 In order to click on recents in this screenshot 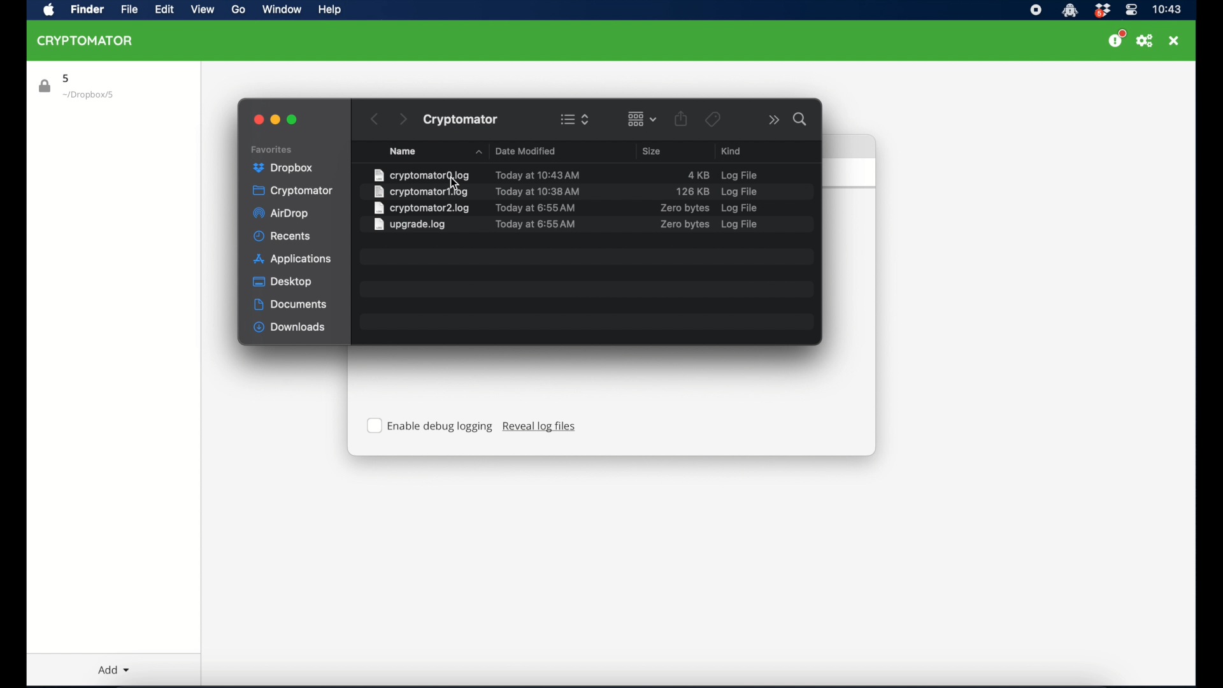, I will do `click(283, 236)`.